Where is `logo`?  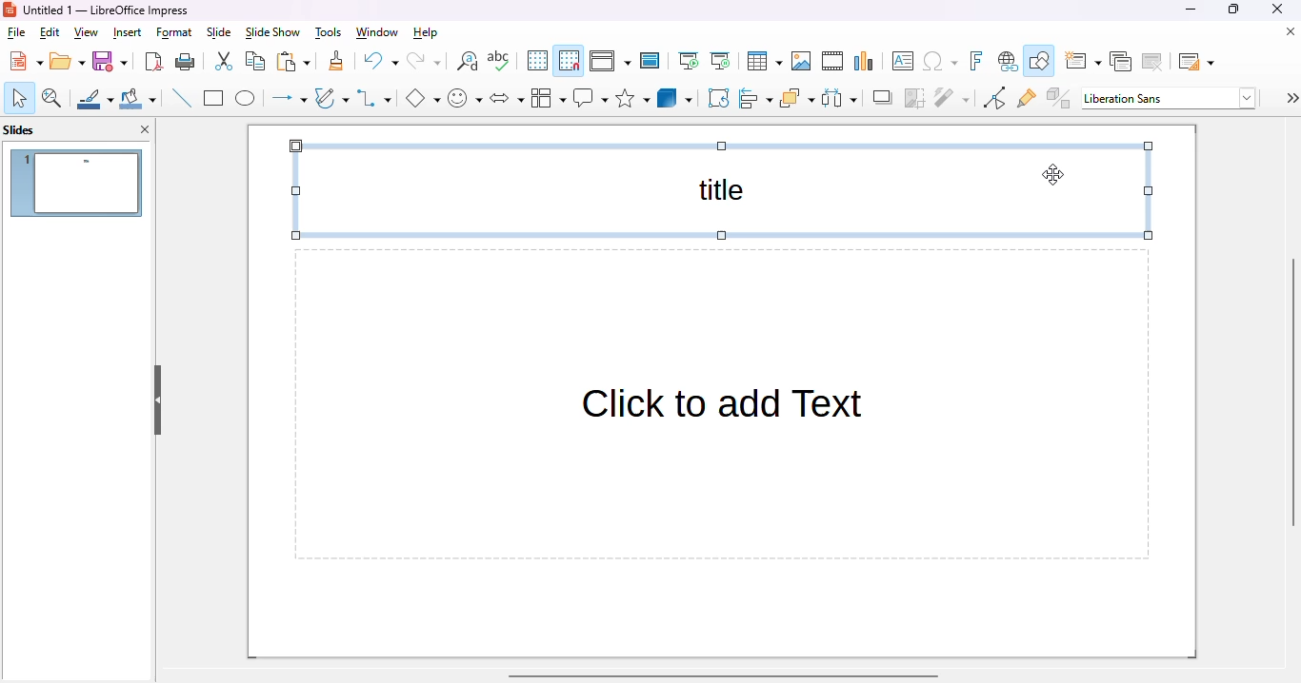 logo is located at coordinates (10, 10).